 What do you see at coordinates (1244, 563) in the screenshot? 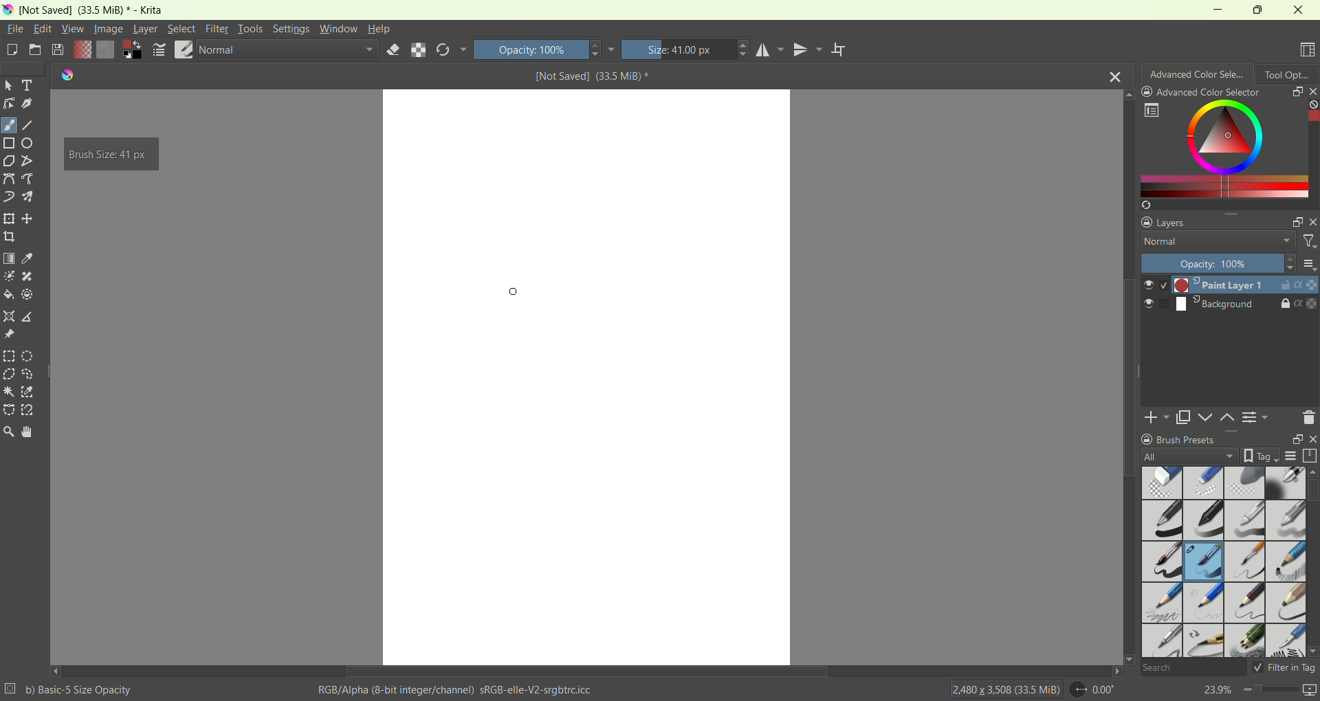
I see `basic 6` at bounding box center [1244, 563].